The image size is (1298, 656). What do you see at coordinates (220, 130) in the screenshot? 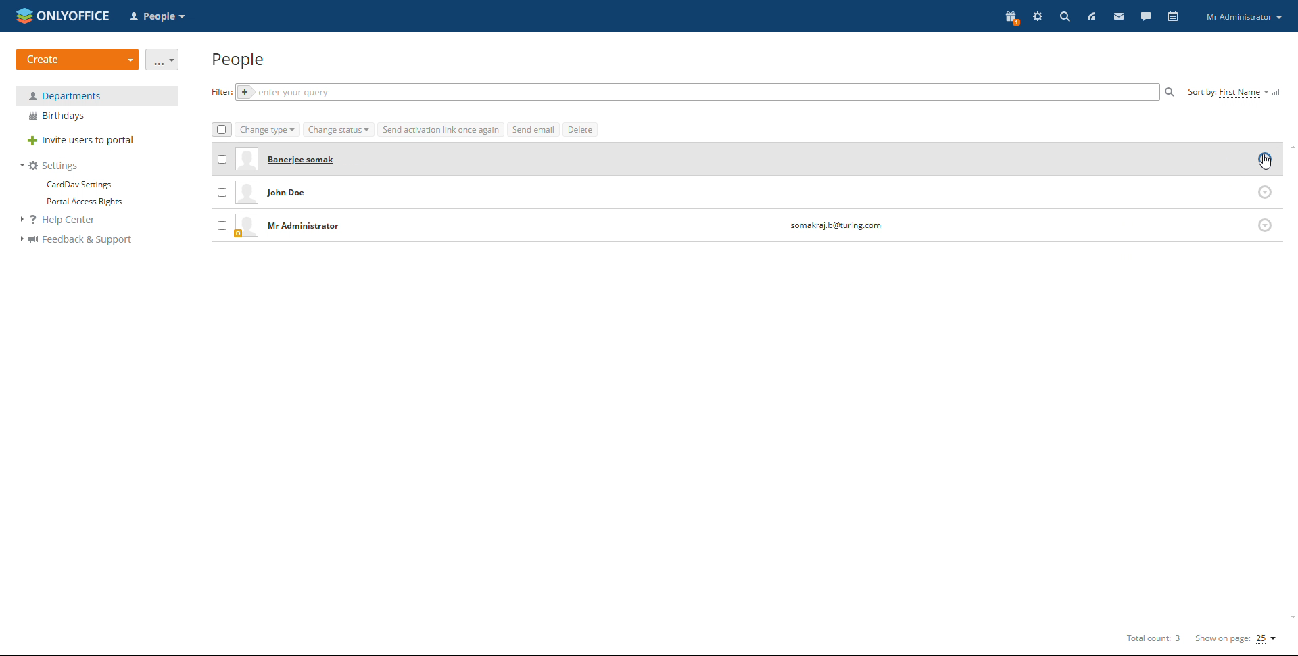
I see `select all` at bounding box center [220, 130].